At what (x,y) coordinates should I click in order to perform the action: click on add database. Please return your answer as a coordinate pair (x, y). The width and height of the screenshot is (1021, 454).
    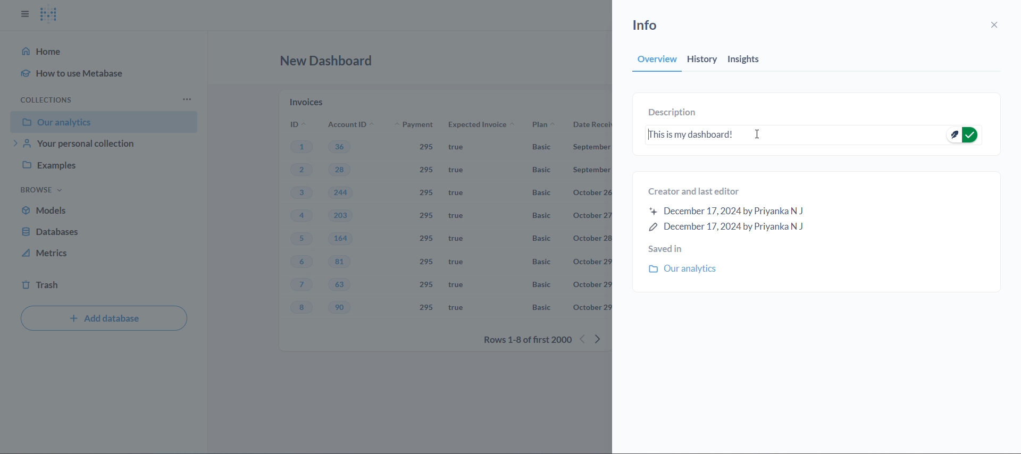
    Looking at the image, I should click on (104, 318).